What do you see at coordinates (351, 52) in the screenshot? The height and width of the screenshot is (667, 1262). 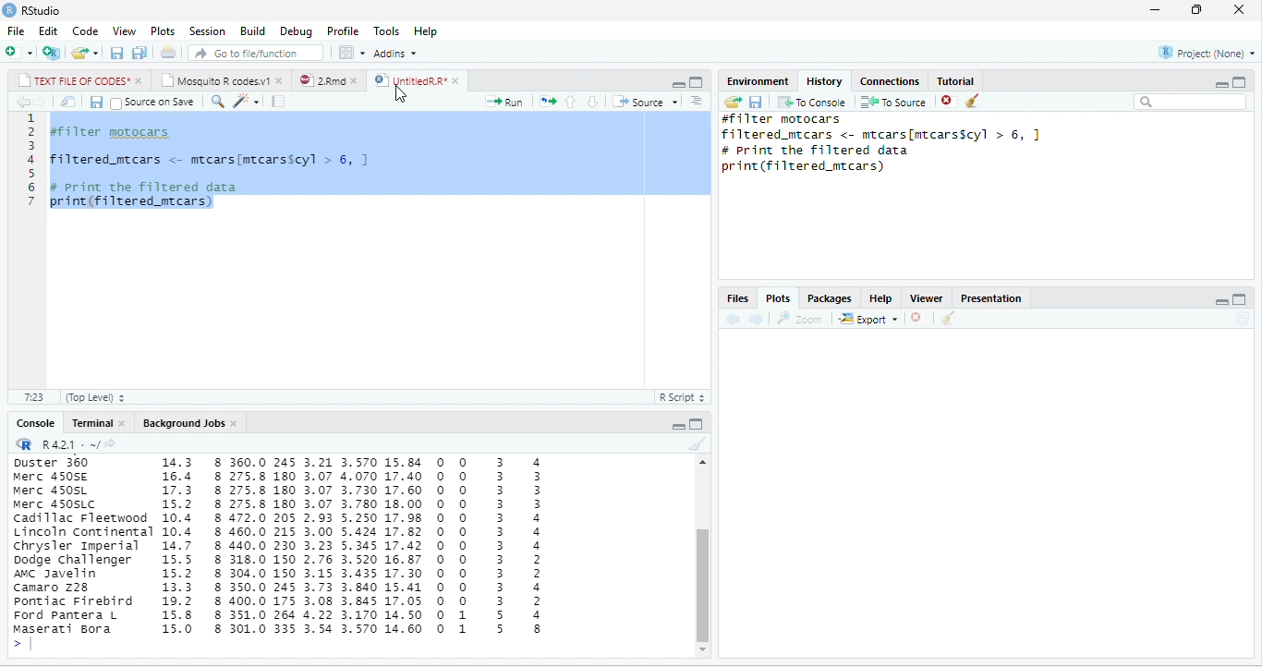 I see `options` at bounding box center [351, 52].